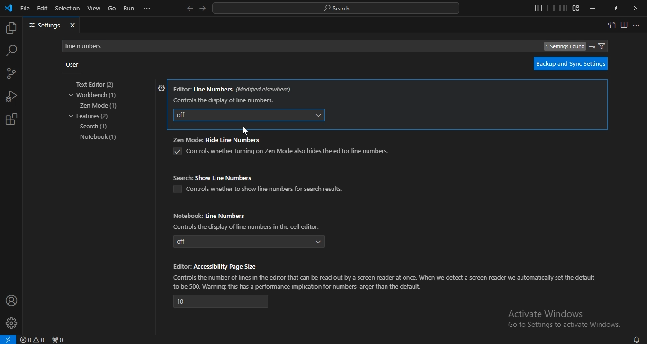 The image size is (647, 344). Describe the element at coordinates (9, 8) in the screenshot. I see `VSCode` at that location.